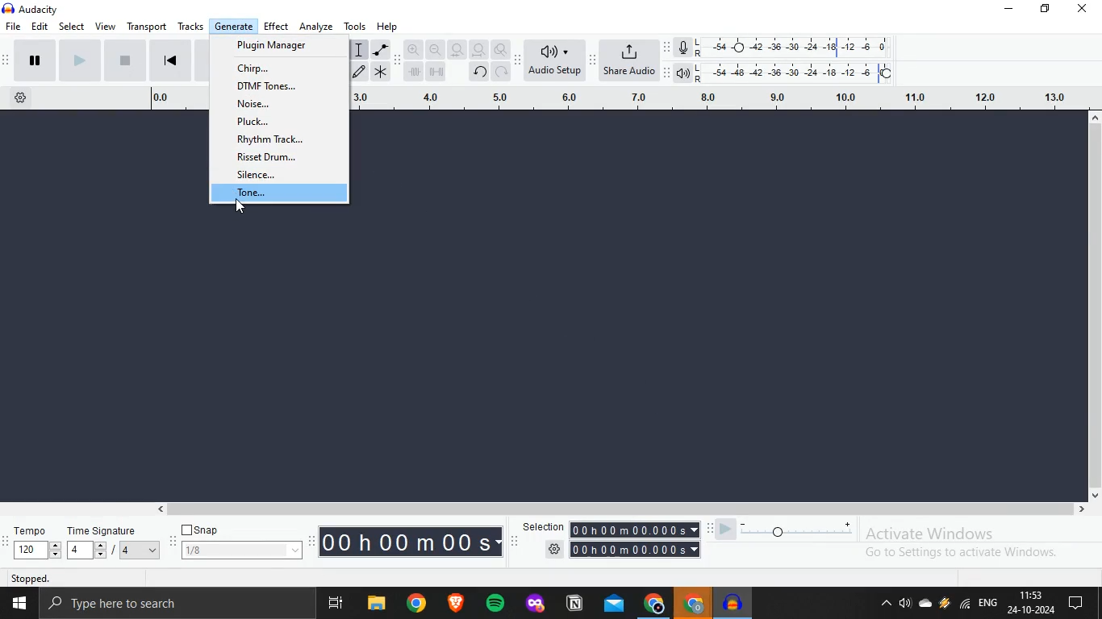 Image resolution: width=1102 pixels, height=619 pixels. What do you see at coordinates (1083, 604) in the screenshot?
I see `Chat` at bounding box center [1083, 604].